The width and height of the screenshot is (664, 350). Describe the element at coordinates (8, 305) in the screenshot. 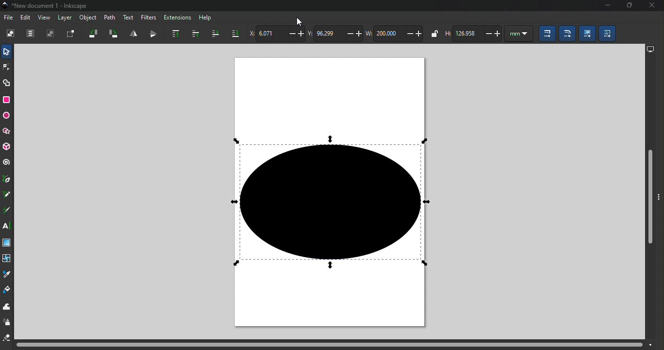

I see `tweak tool` at that location.